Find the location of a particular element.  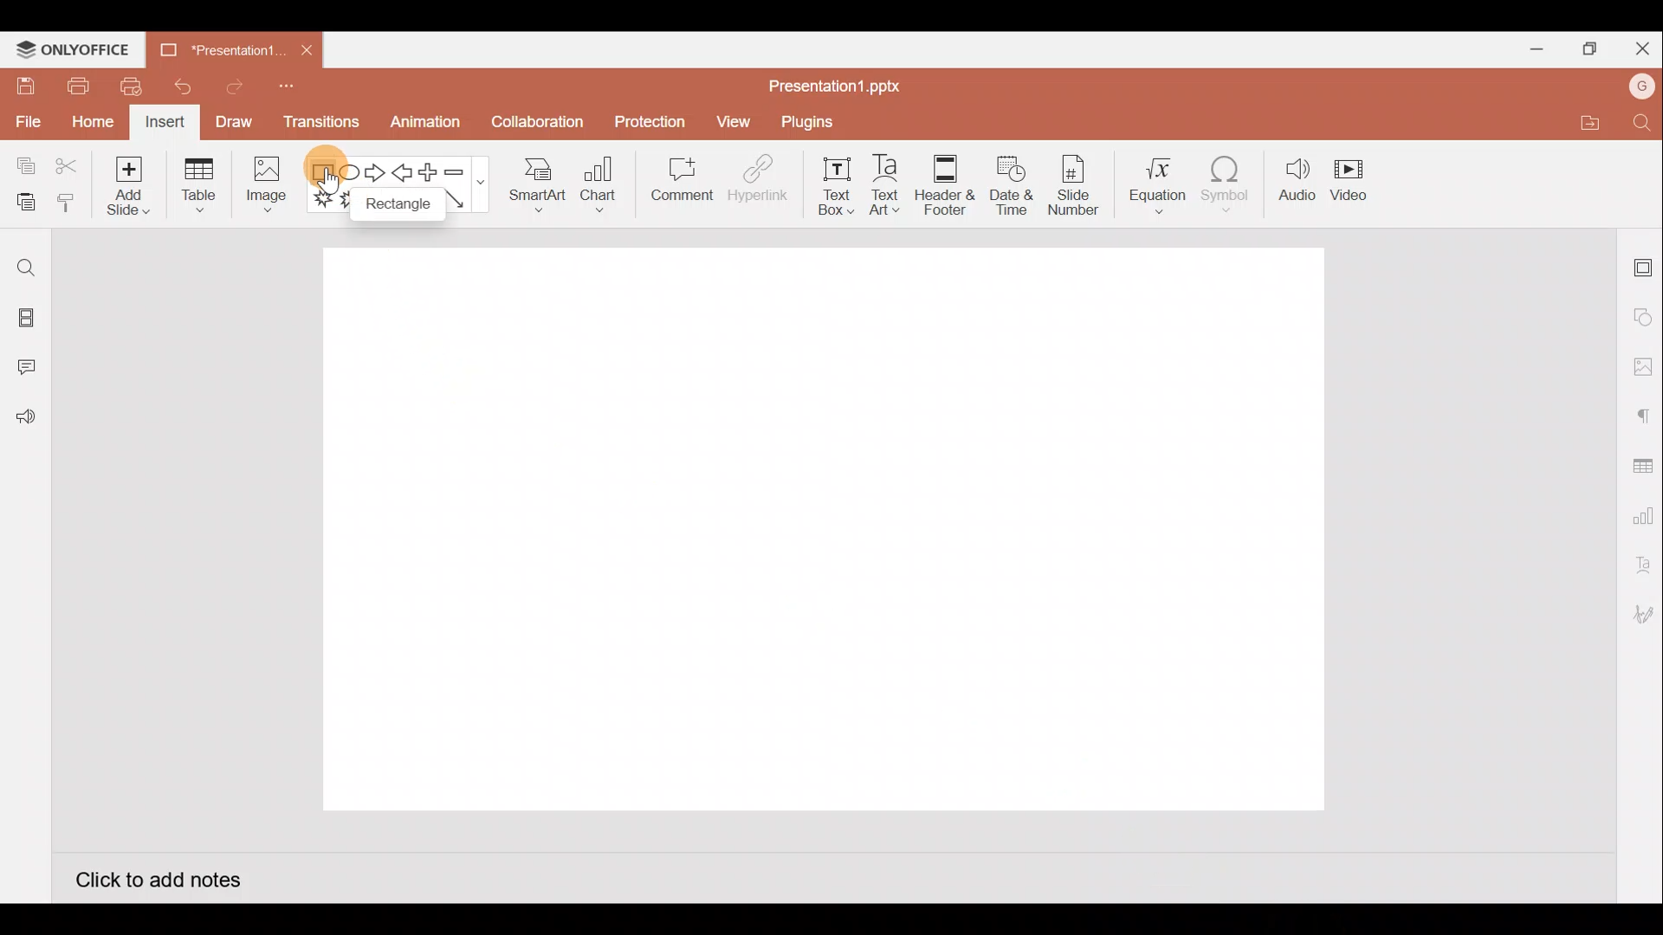

Video is located at coordinates (1351, 177).